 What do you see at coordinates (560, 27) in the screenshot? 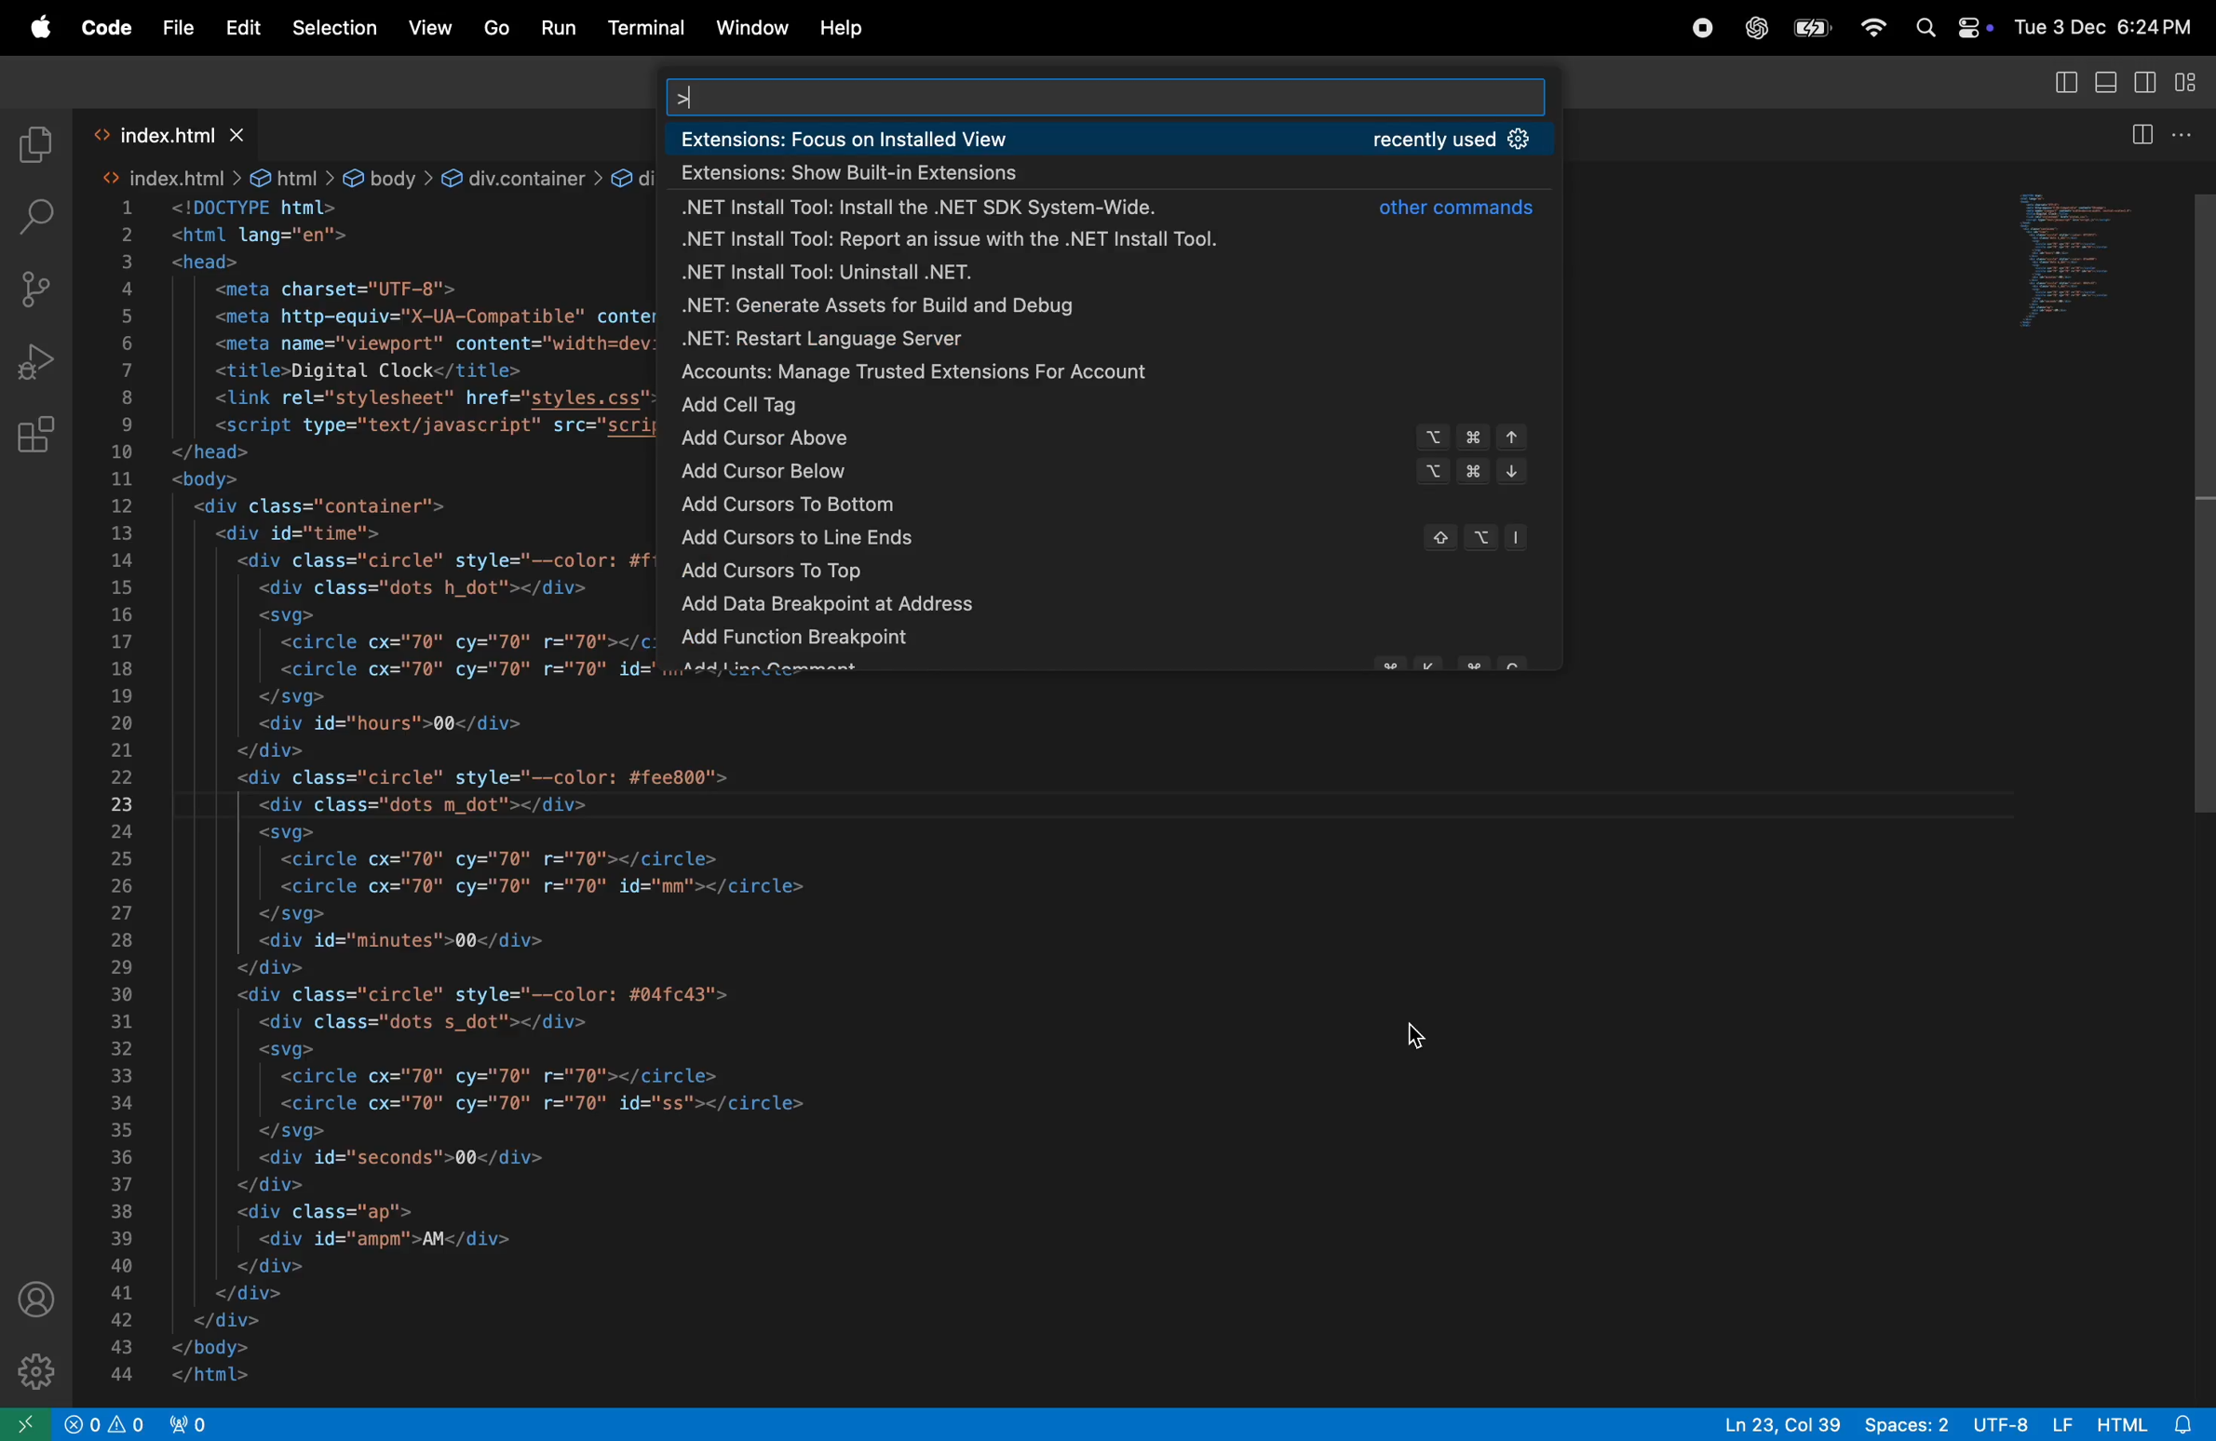
I see `run` at bounding box center [560, 27].